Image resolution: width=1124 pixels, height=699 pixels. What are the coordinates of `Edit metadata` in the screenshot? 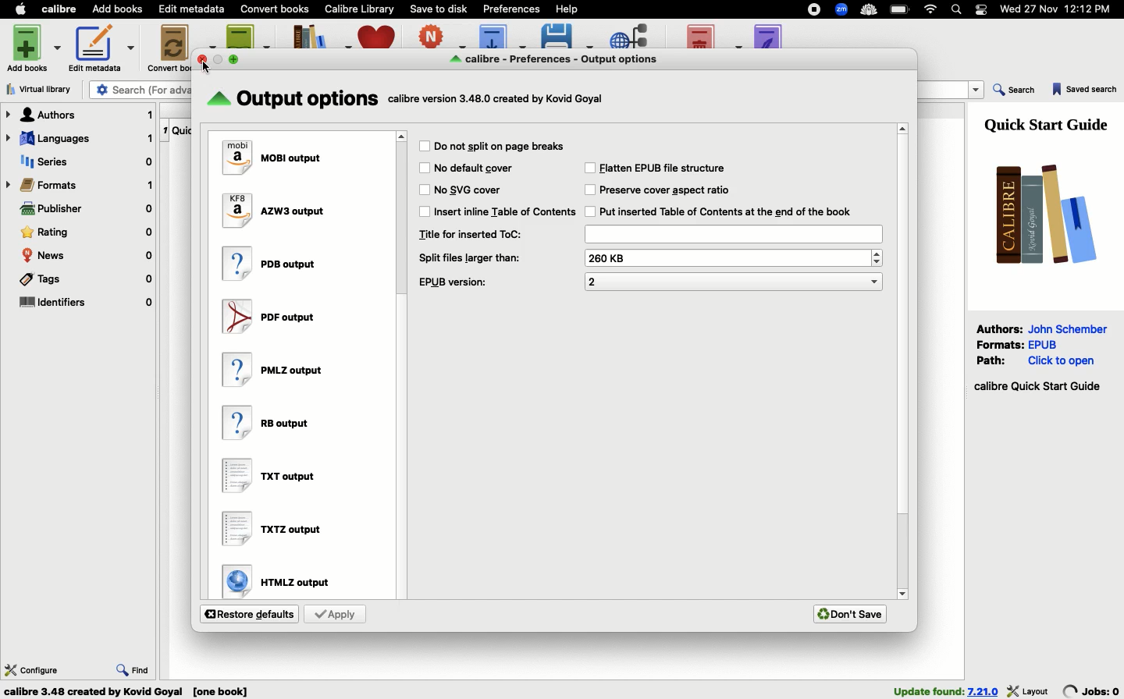 It's located at (101, 48).